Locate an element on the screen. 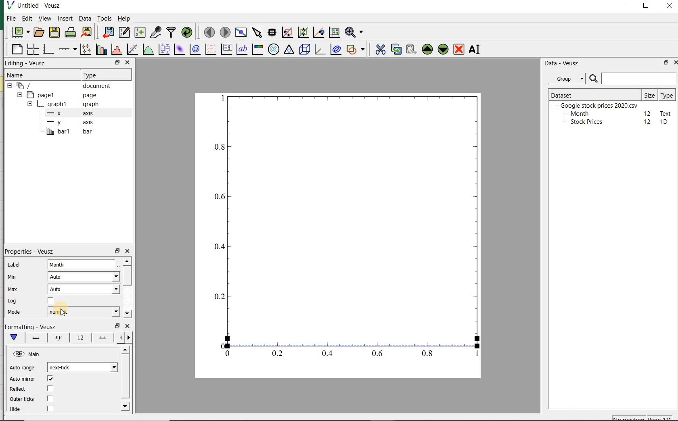  graph1 is located at coordinates (62, 105).